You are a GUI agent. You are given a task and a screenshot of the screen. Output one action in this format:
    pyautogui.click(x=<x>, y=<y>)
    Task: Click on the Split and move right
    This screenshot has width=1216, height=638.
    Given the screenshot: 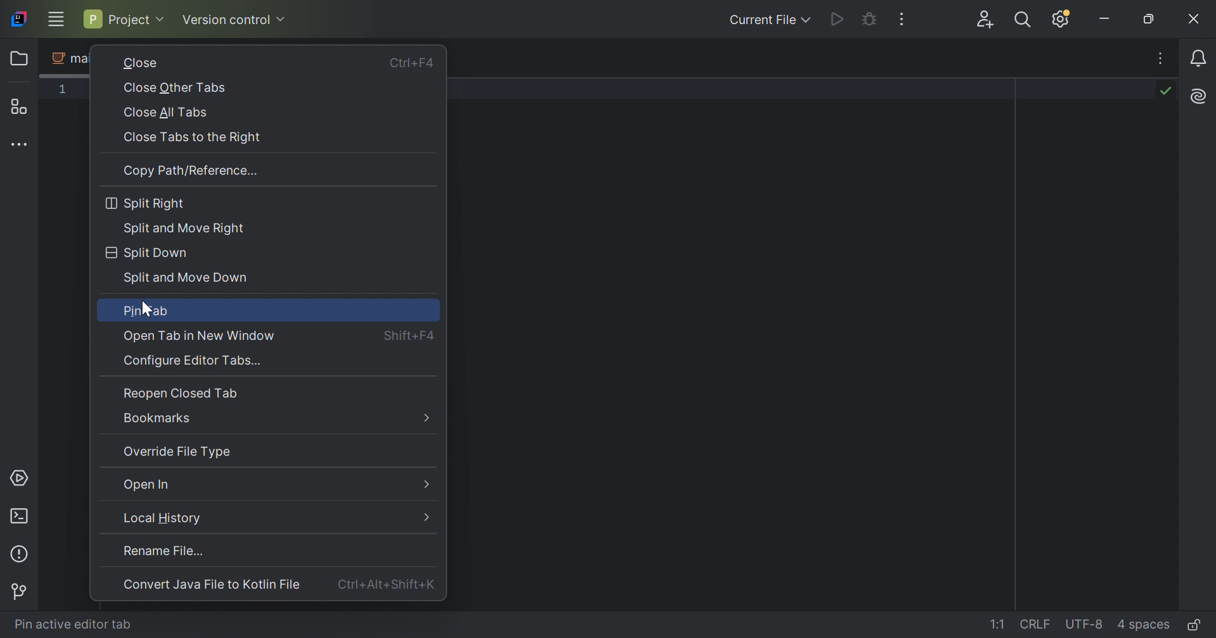 What is the action you would take?
    pyautogui.click(x=185, y=229)
    